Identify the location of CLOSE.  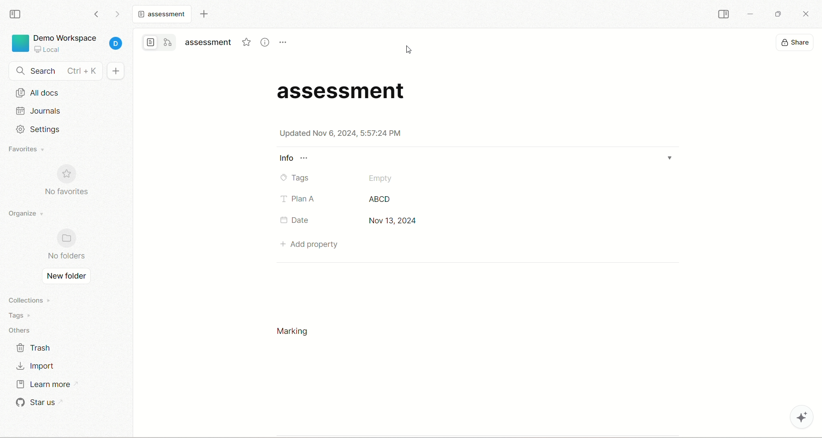
(804, 12).